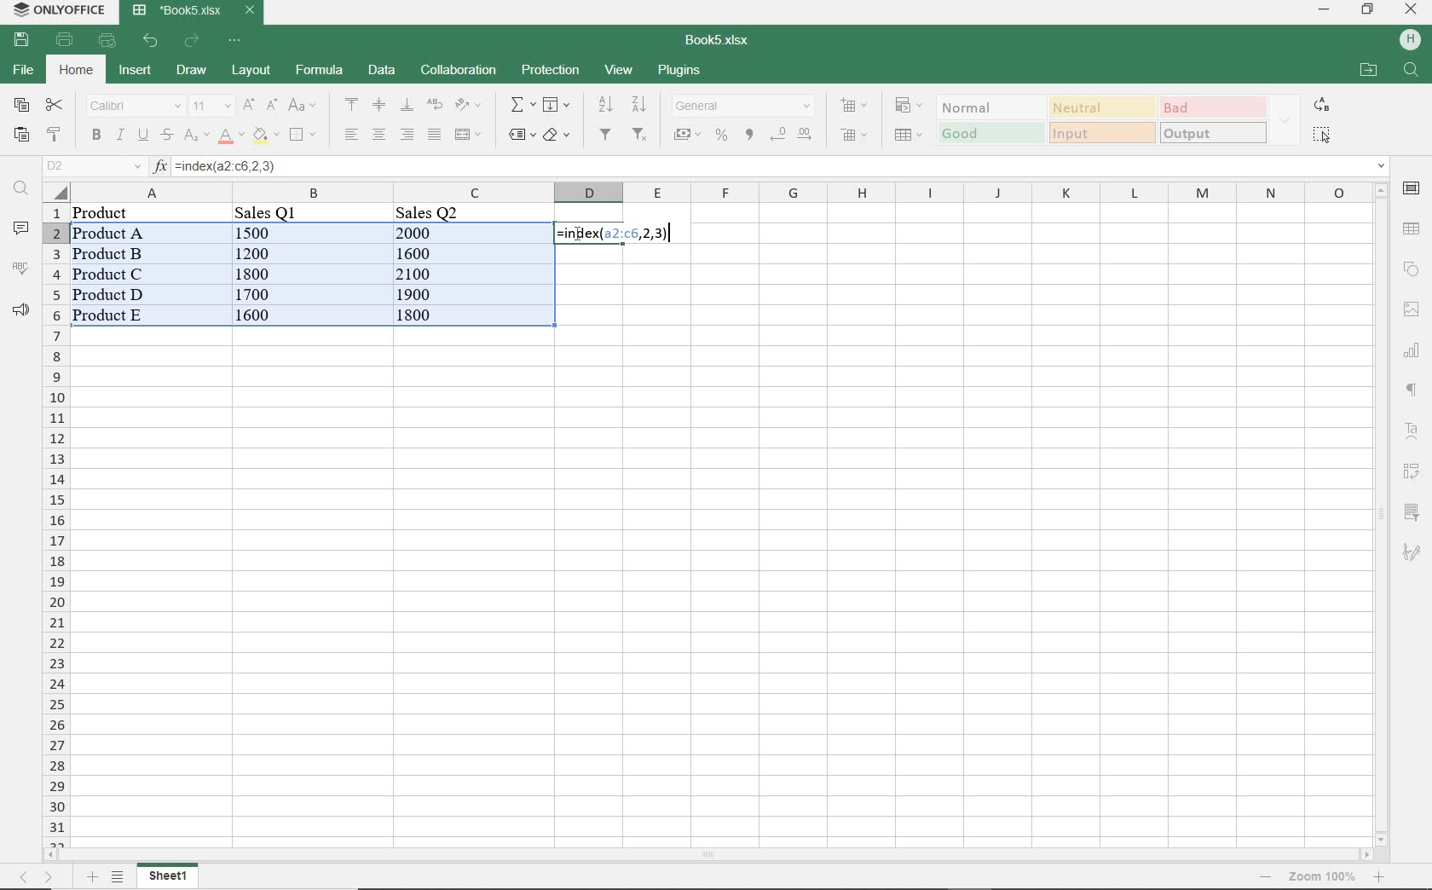 The height and width of the screenshot is (890, 1432). Describe the element at coordinates (854, 134) in the screenshot. I see `delete cells` at that location.